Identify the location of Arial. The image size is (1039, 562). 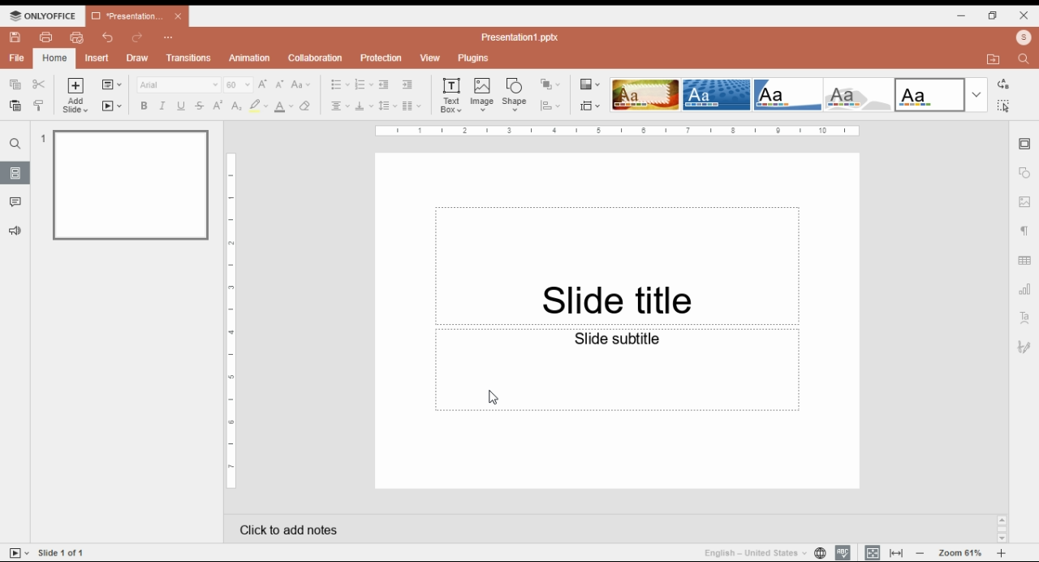
(178, 84).